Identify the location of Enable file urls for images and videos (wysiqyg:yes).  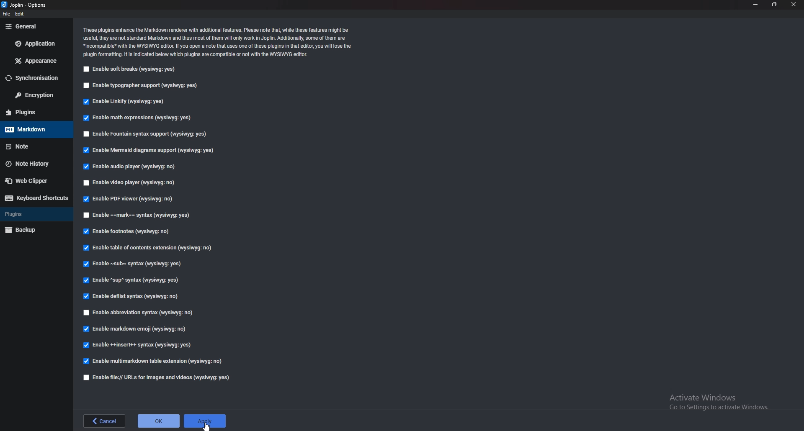
(158, 377).